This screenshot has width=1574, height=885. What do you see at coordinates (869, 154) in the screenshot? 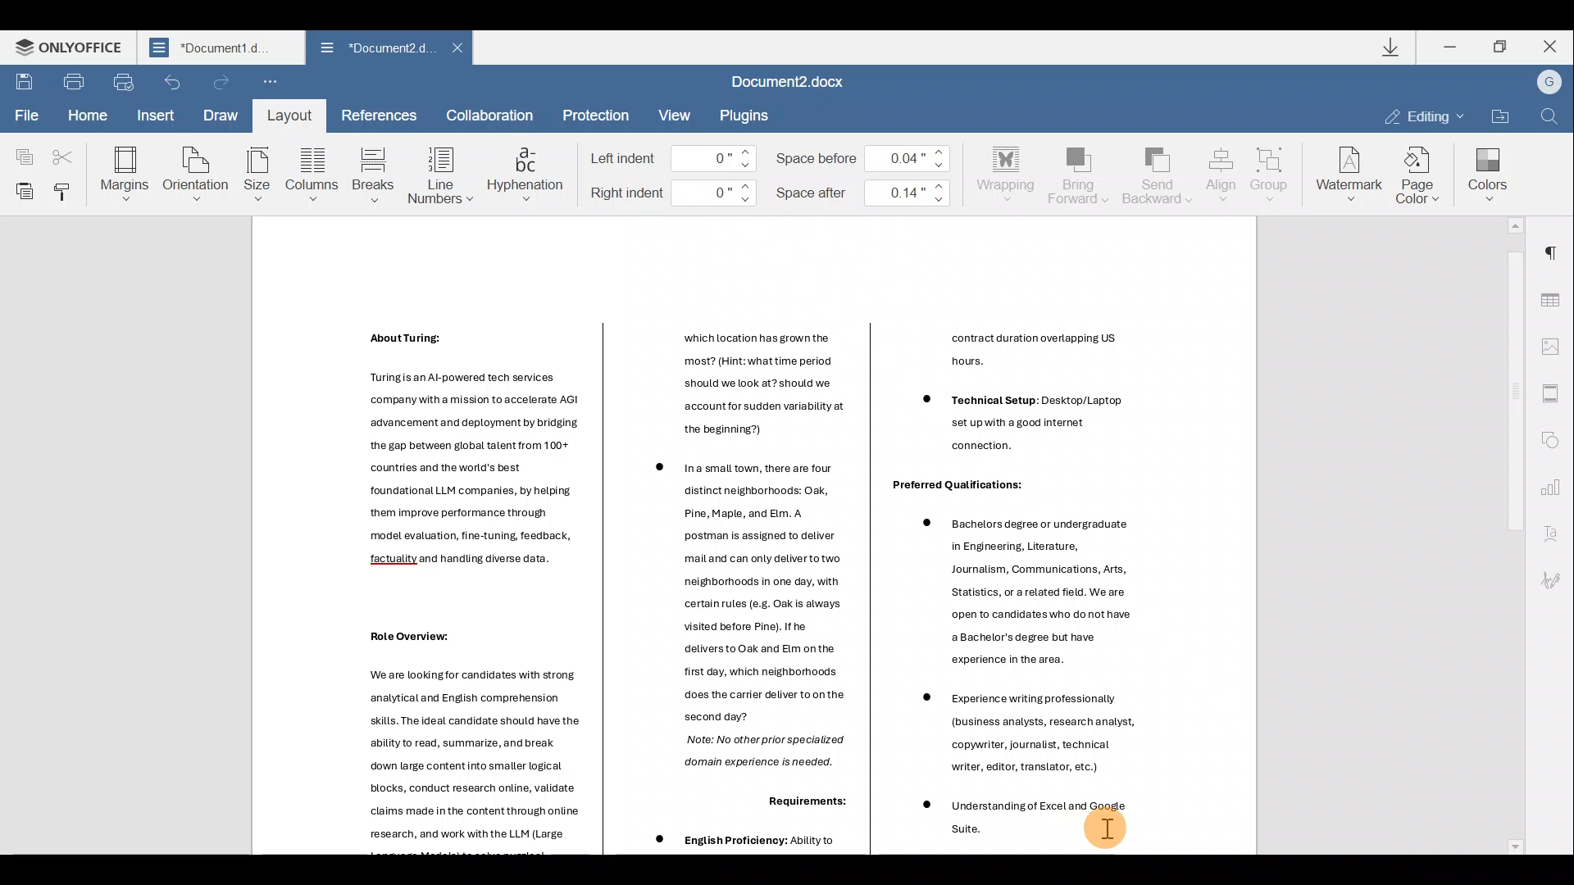
I see `Space before` at bounding box center [869, 154].